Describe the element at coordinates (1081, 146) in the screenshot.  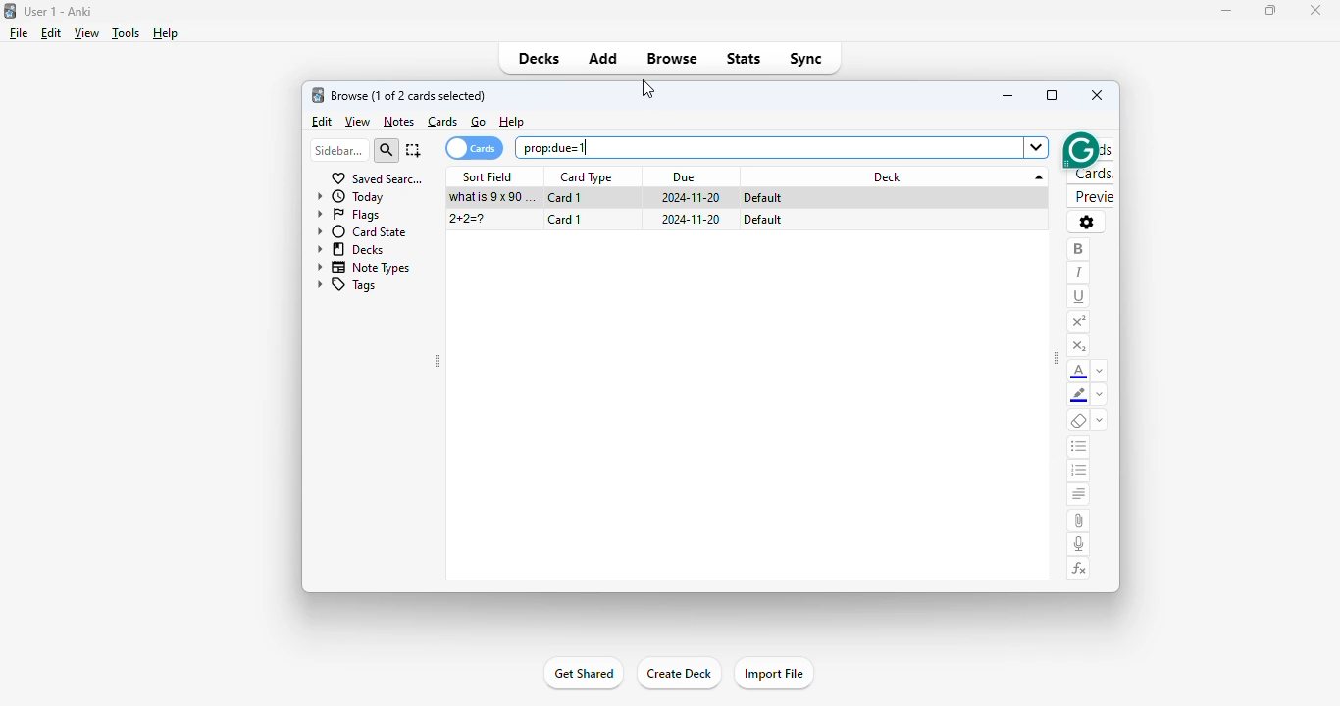
I see `grammarly extension` at that location.